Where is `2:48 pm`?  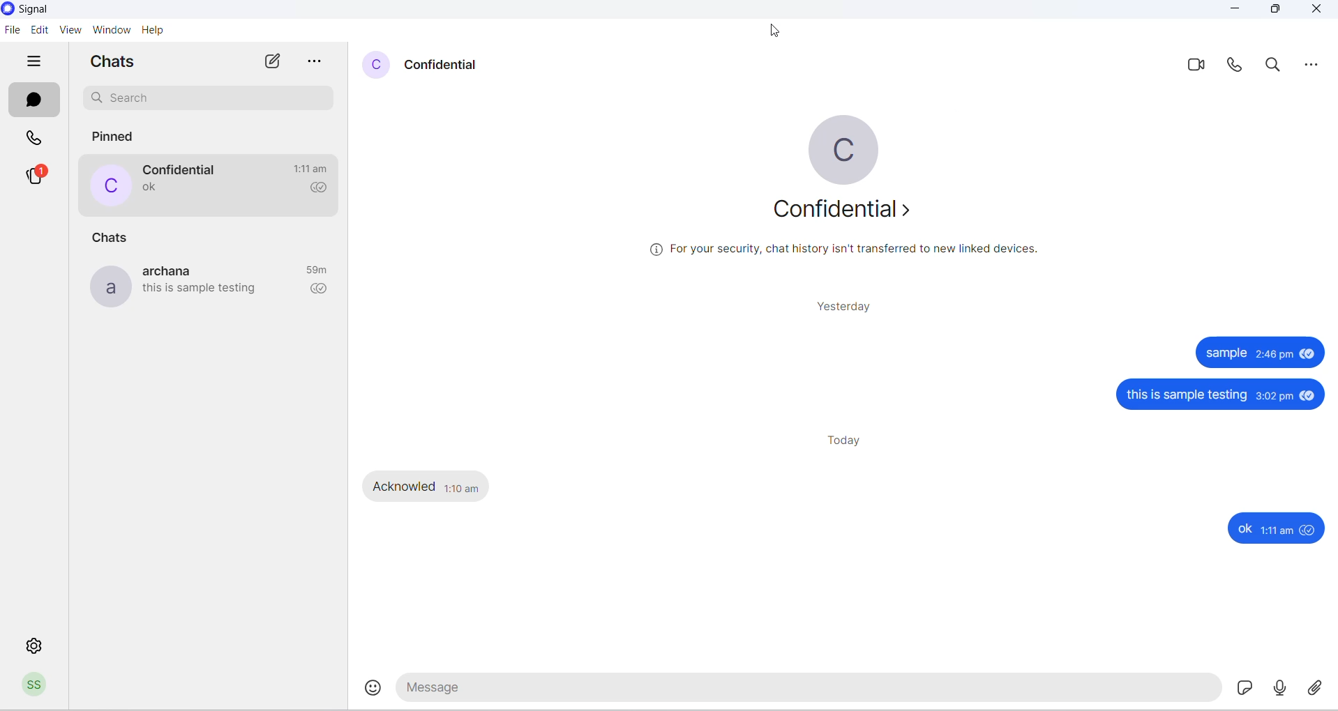
2:48 pm is located at coordinates (1275, 355).